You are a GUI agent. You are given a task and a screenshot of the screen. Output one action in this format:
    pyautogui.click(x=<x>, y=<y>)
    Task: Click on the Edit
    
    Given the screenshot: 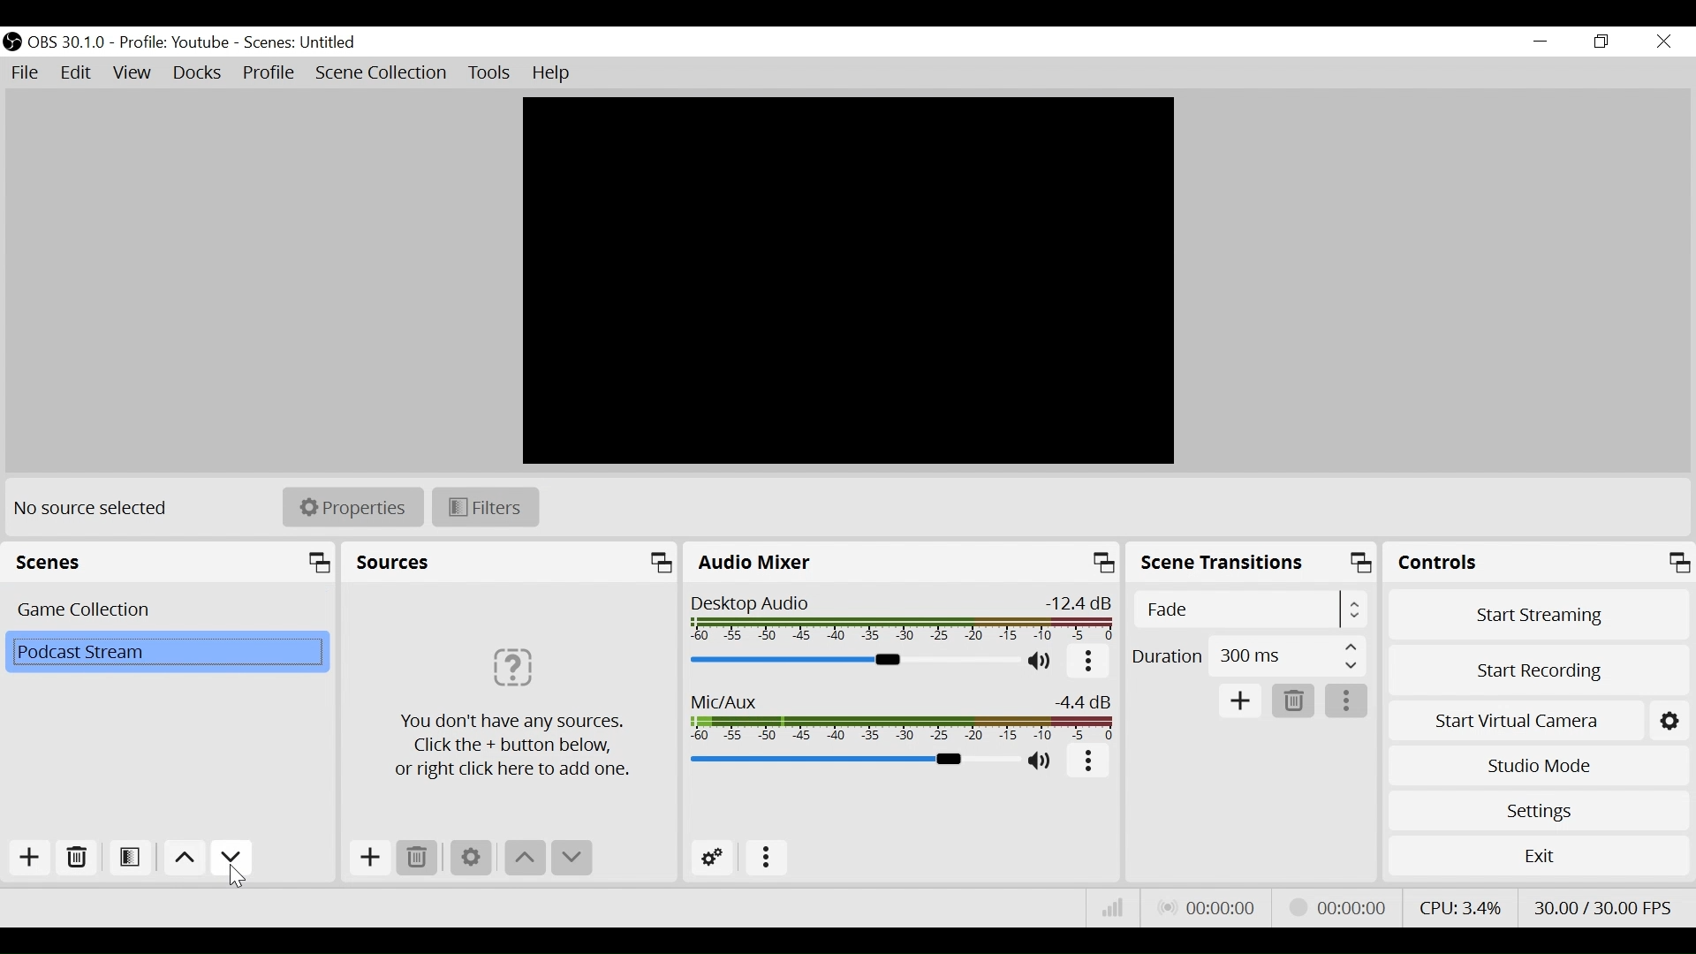 What is the action you would take?
    pyautogui.click(x=78, y=73)
    